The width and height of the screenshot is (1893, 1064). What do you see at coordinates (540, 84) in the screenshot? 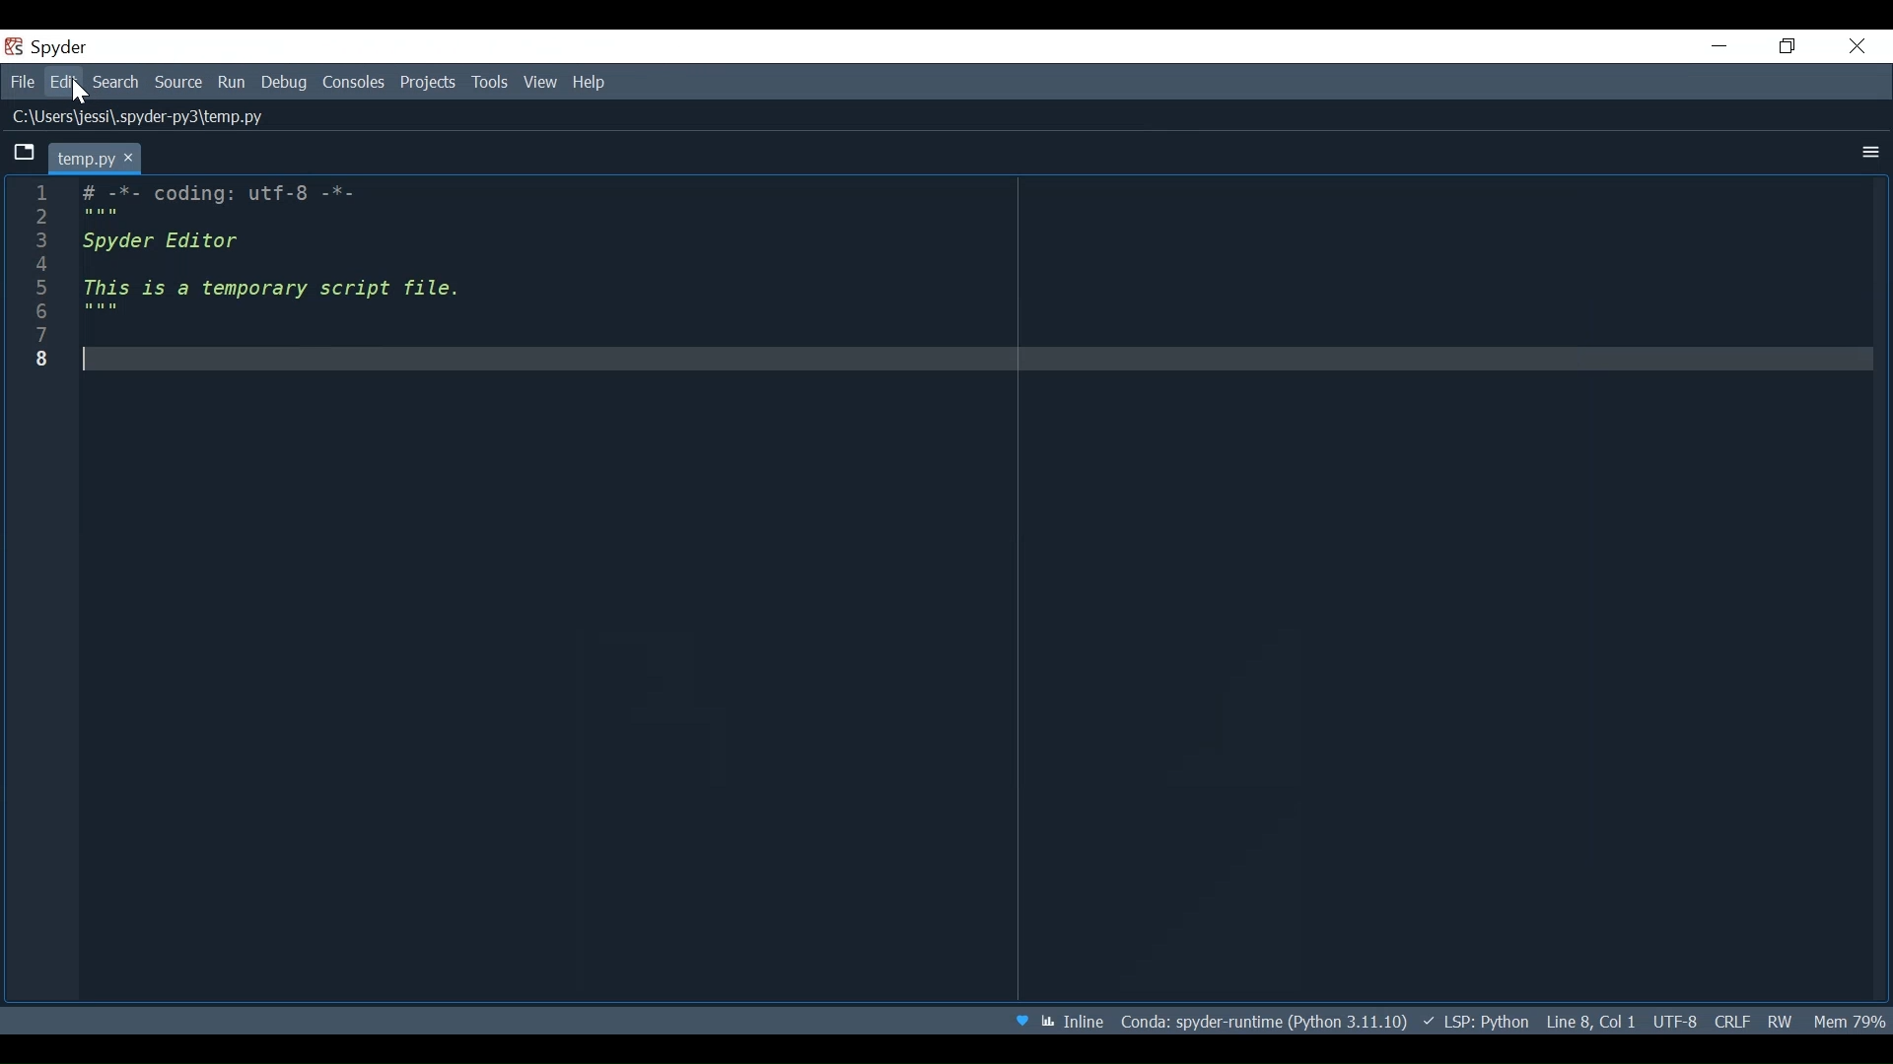
I see `View` at bounding box center [540, 84].